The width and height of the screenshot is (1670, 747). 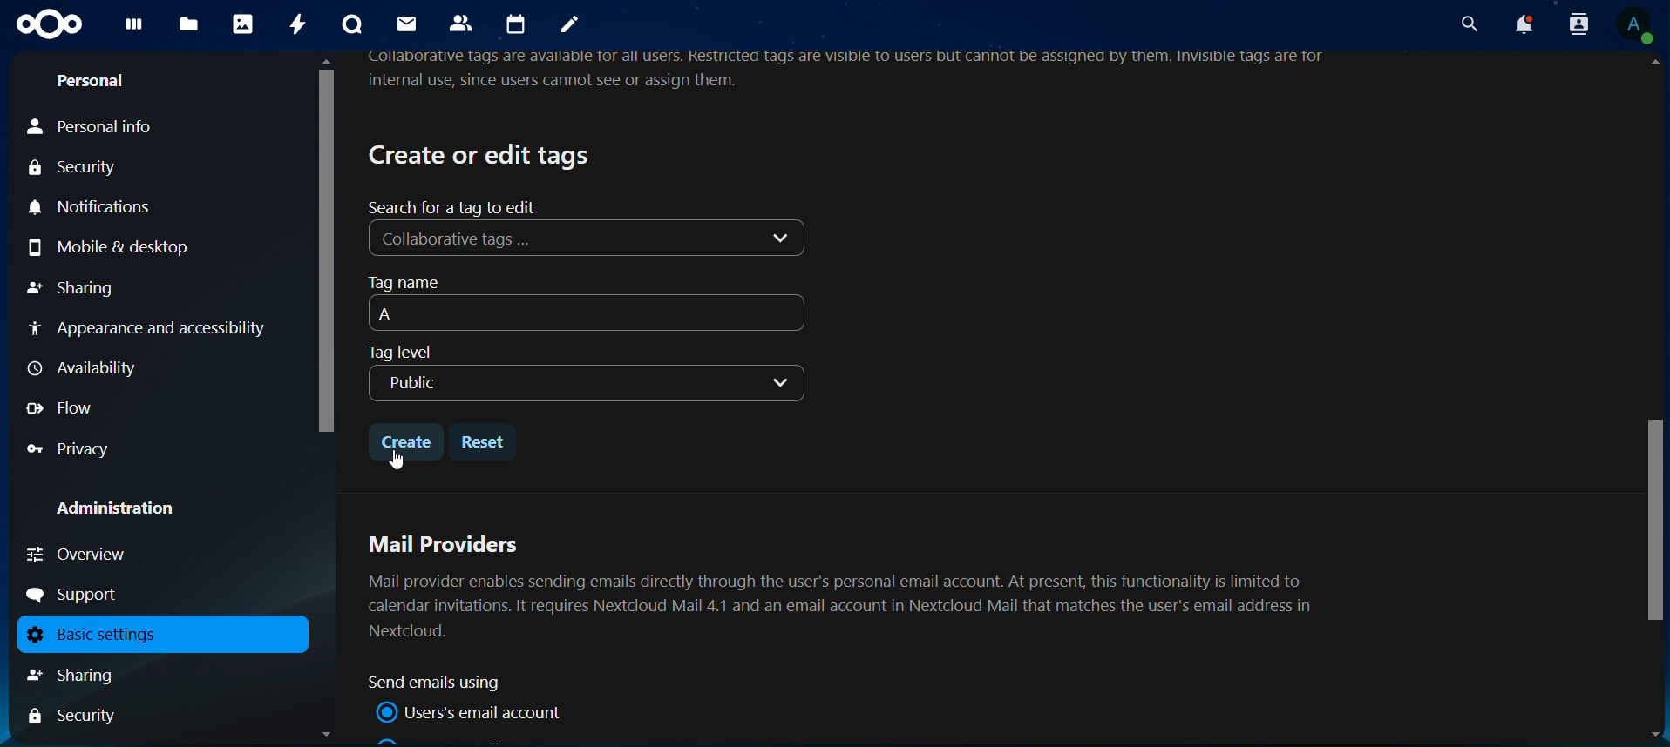 What do you see at coordinates (474, 712) in the screenshot?
I see `user mail account` at bounding box center [474, 712].